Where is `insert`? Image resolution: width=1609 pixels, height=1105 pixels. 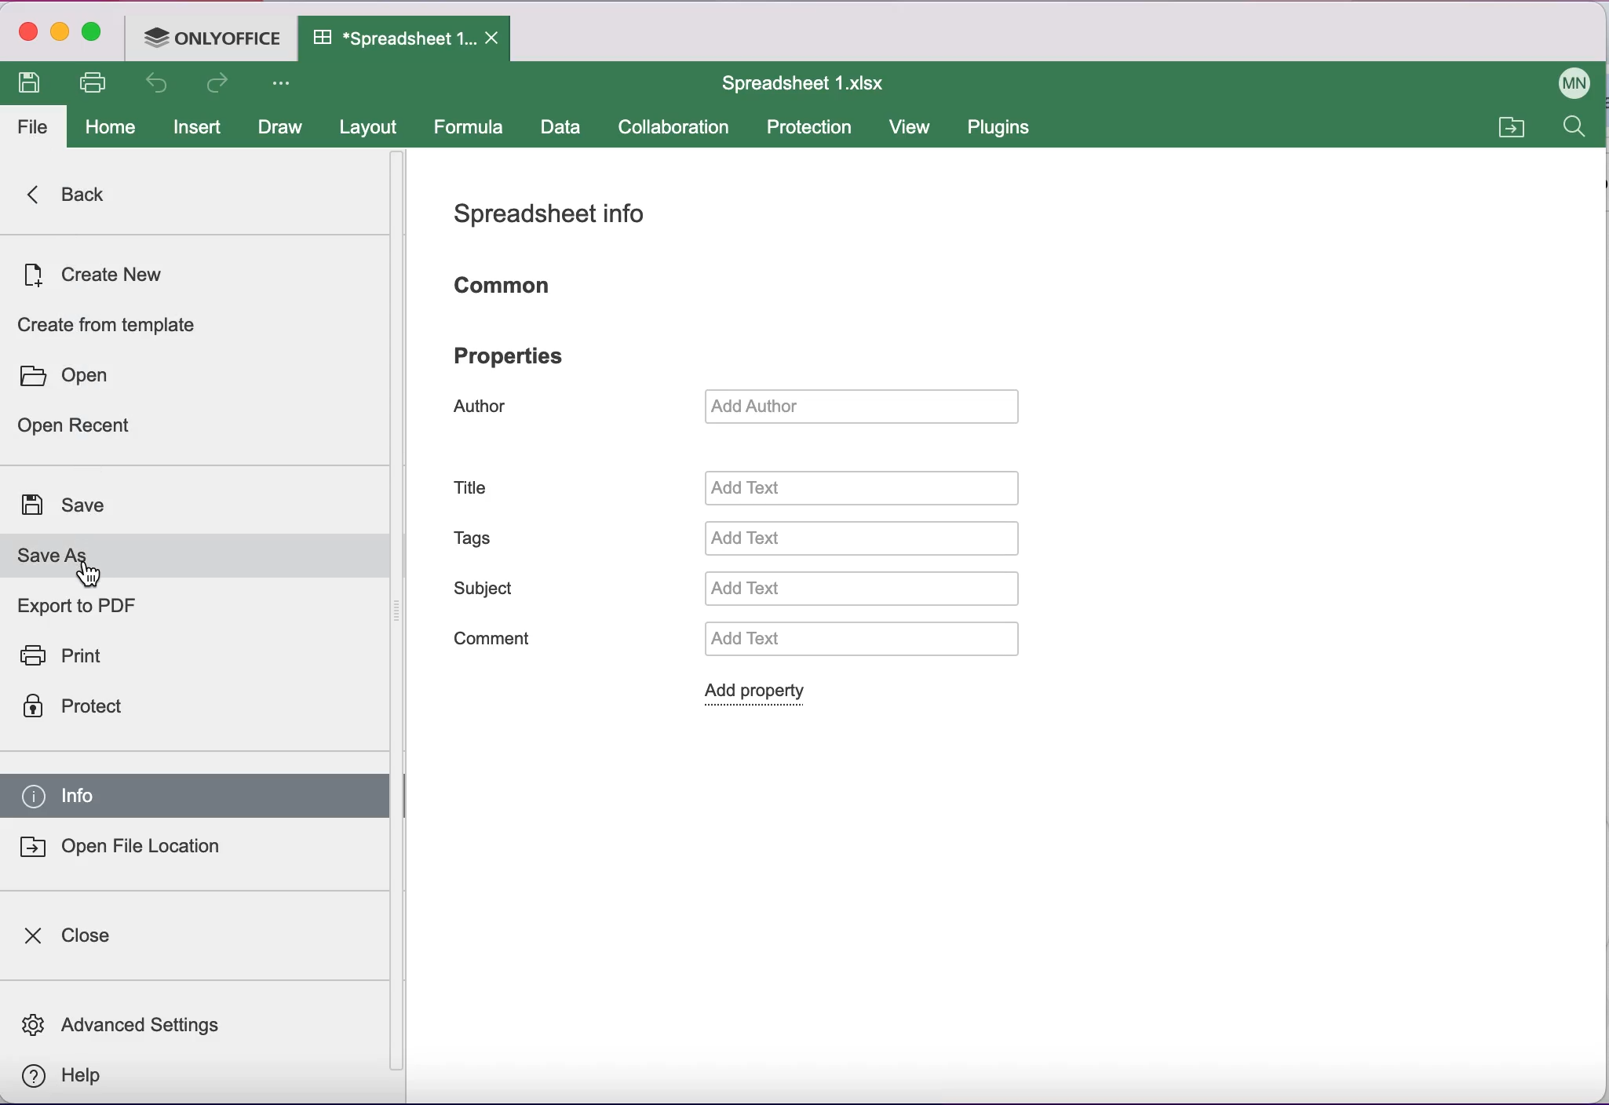 insert is located at coordinates (196, 124).